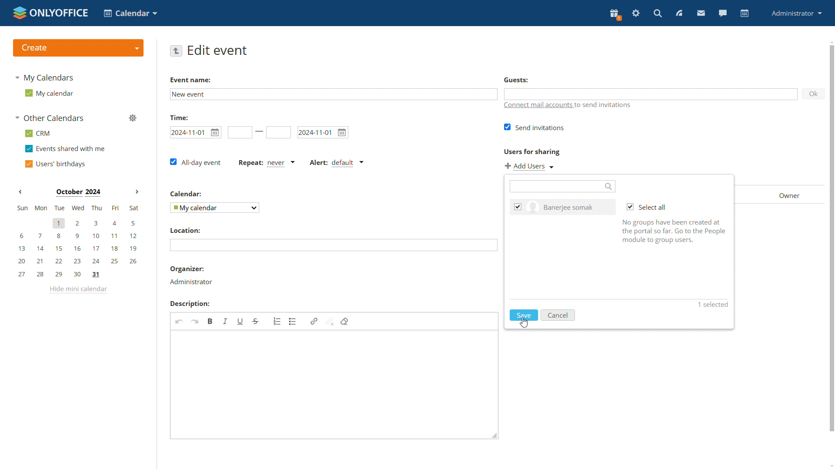 Image resolution: width=835 pixels, height=470 pixels. What do you see at coordinates (832, 239) in the screenshot?
I see `scrollbar` at bounding box center [832, 239].